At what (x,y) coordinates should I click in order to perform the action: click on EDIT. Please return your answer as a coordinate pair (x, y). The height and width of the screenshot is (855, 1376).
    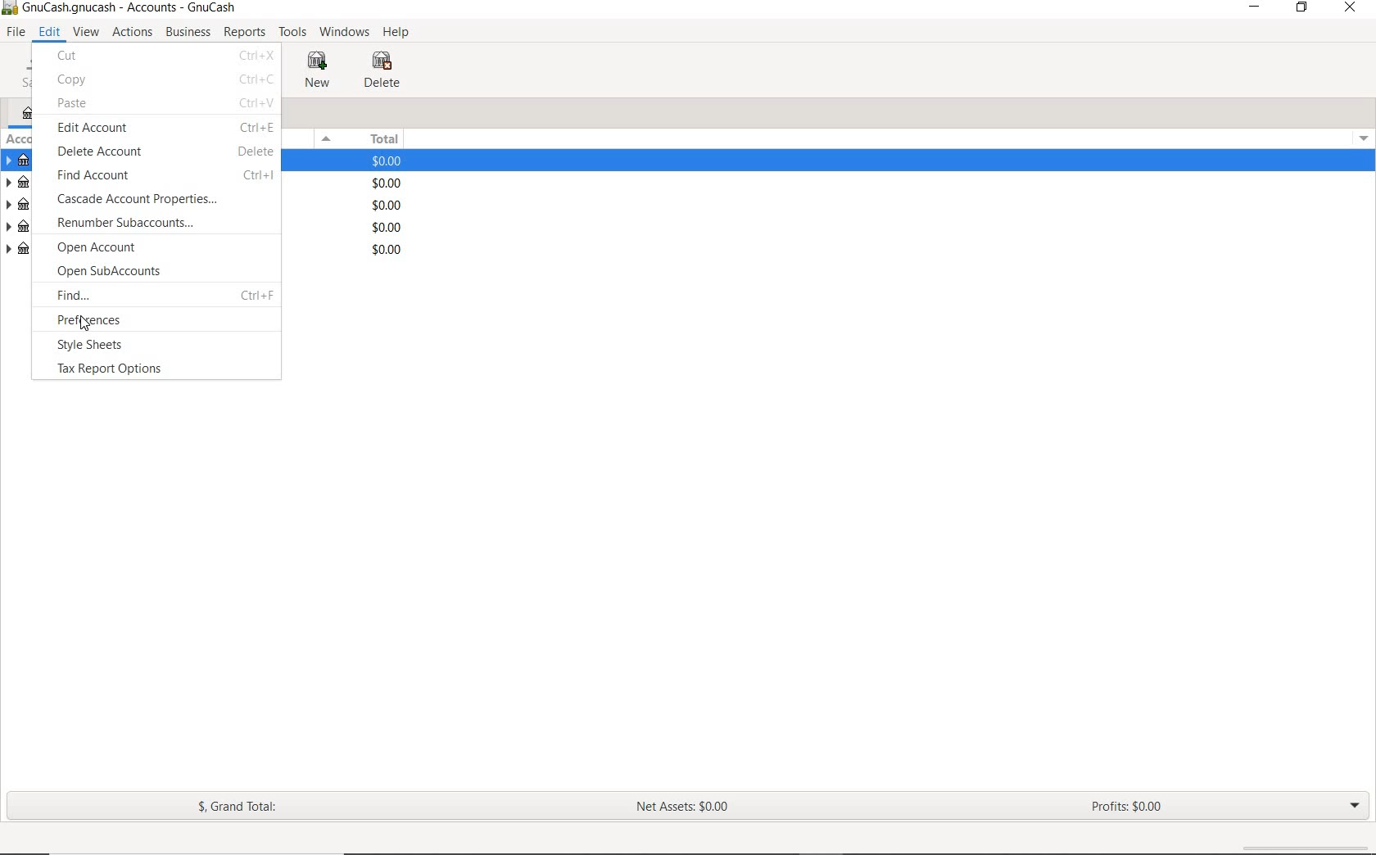
    Looking at the image, I should click on (49, 32).